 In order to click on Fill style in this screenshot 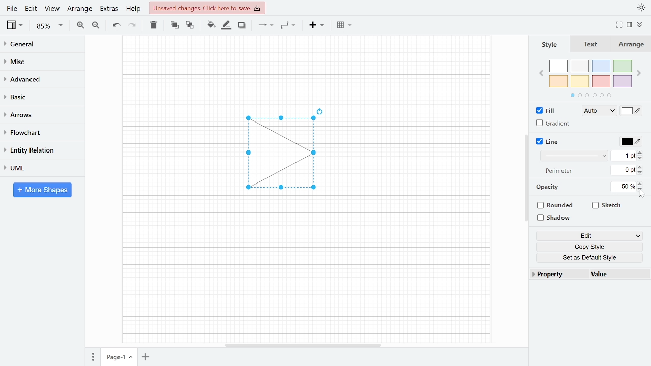, I will do `click(597, 111)`.